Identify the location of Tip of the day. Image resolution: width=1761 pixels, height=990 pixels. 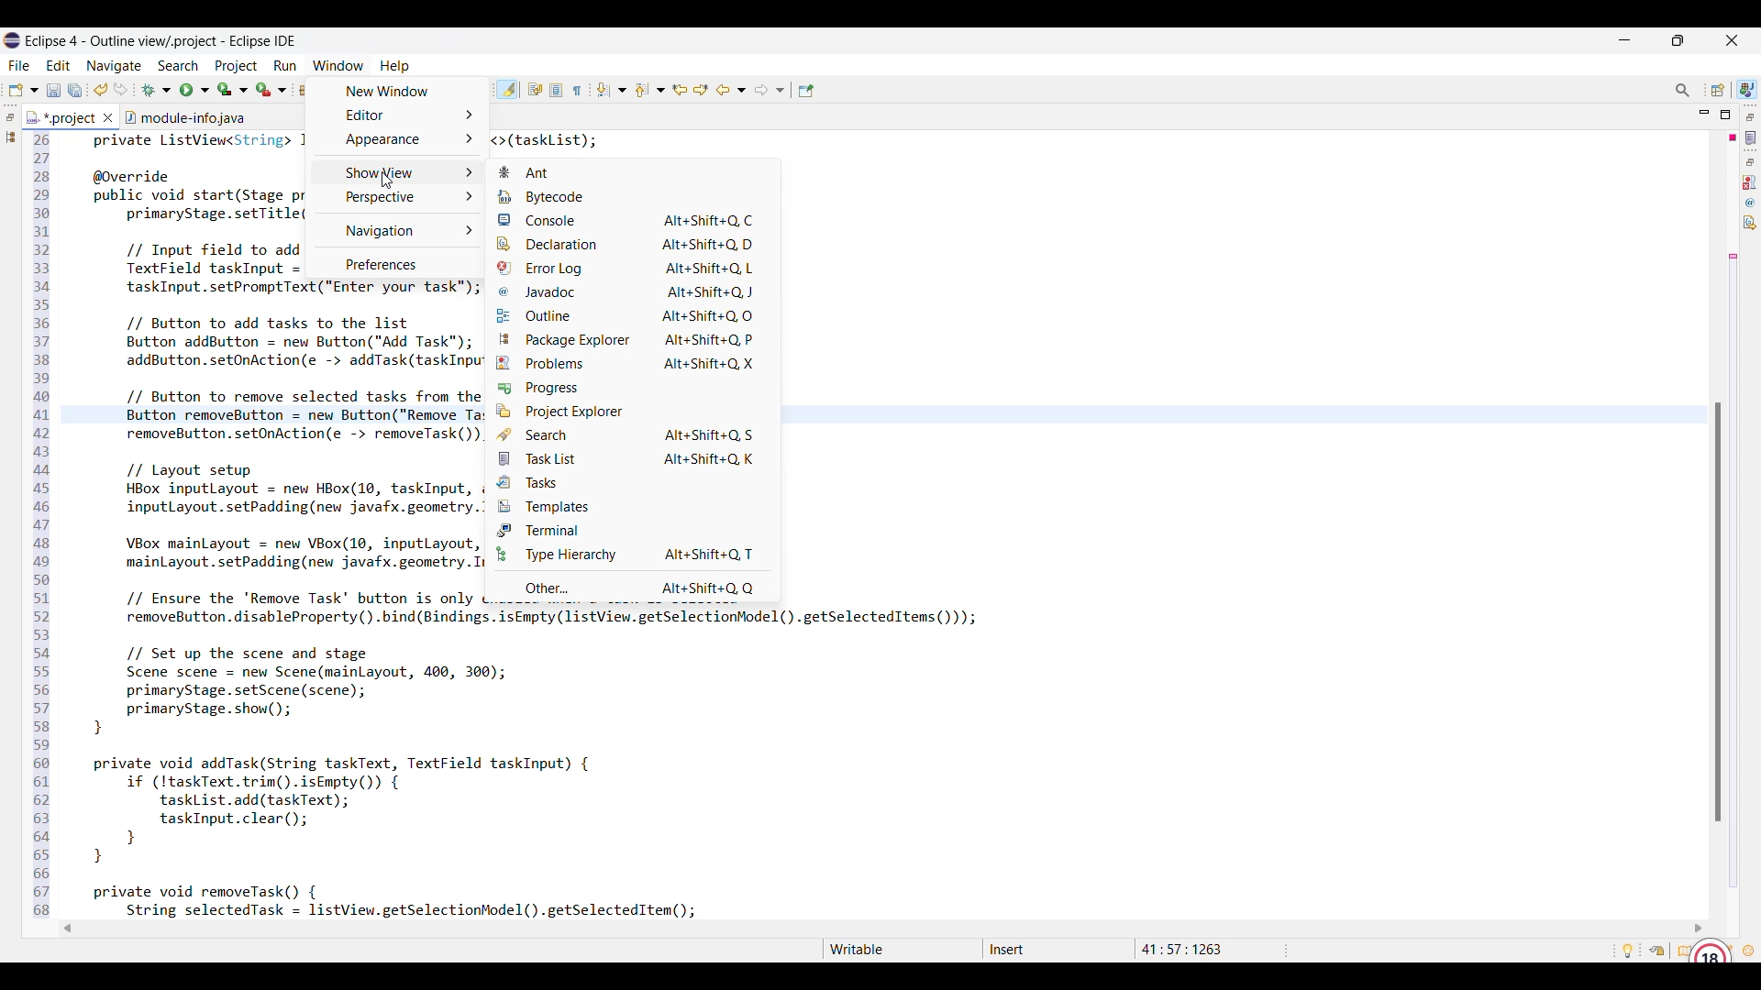
(1628, 951).